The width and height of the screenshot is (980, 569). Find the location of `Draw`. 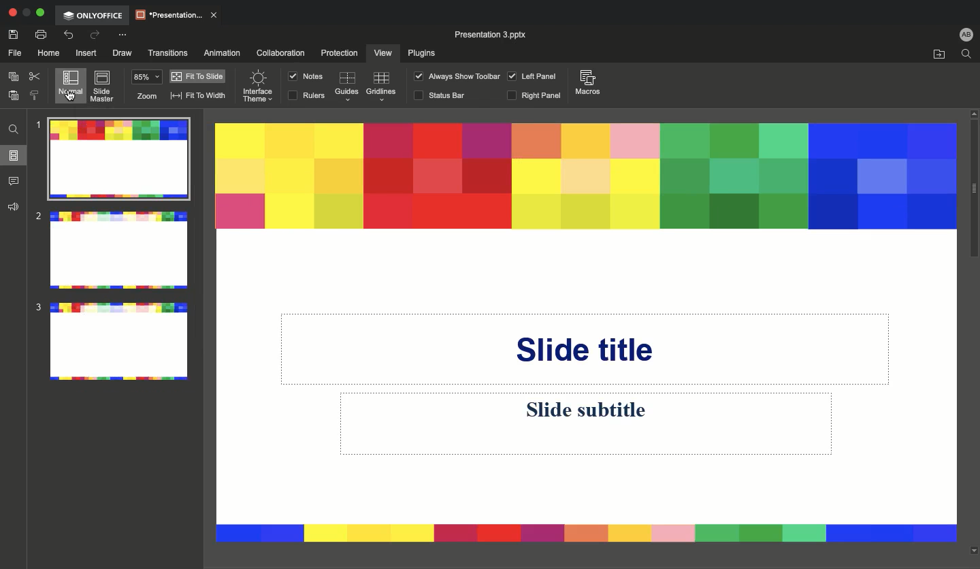

Draw is located at coordinates (122, 52).